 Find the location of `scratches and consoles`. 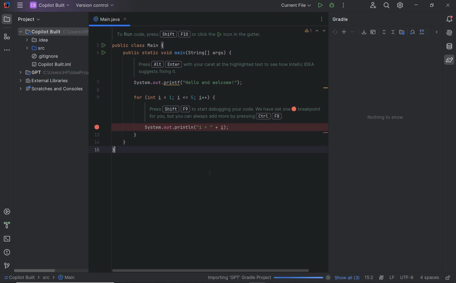

scratches and consoles is located at coordinates (51, 89).